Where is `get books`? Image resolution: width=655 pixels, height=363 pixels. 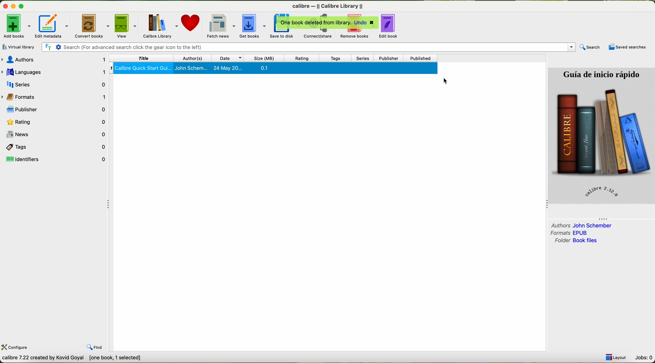 get books is located at coordinates (251, 26).